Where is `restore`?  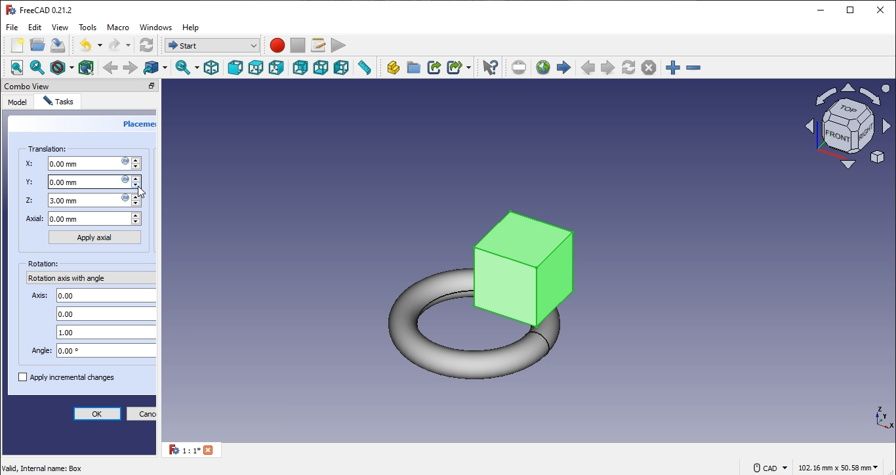 restore is located at coordinates (137, 86).